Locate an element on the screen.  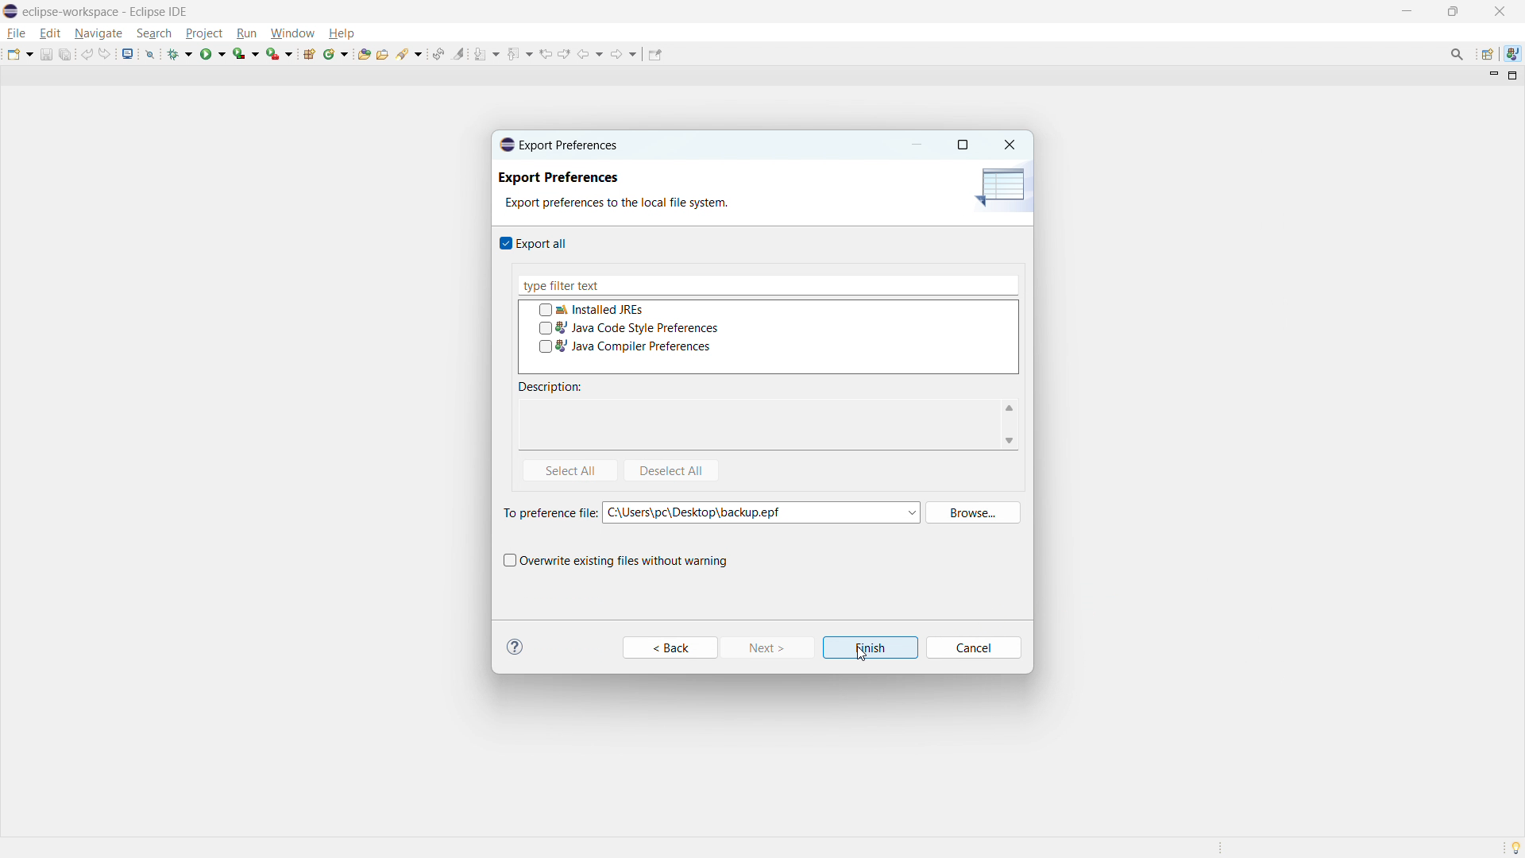
Information is located at coordinates (517, 648).